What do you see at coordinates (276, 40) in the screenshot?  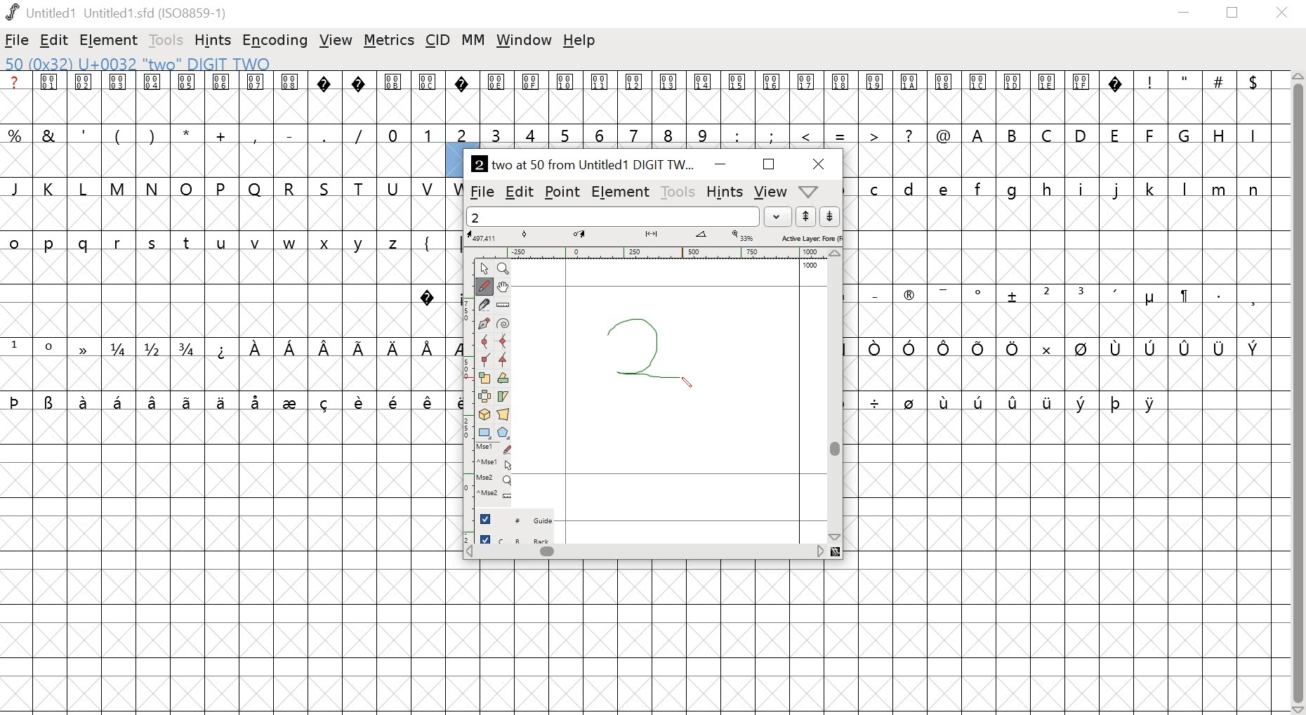 I see `encoding` at bounding box center [276, 40].